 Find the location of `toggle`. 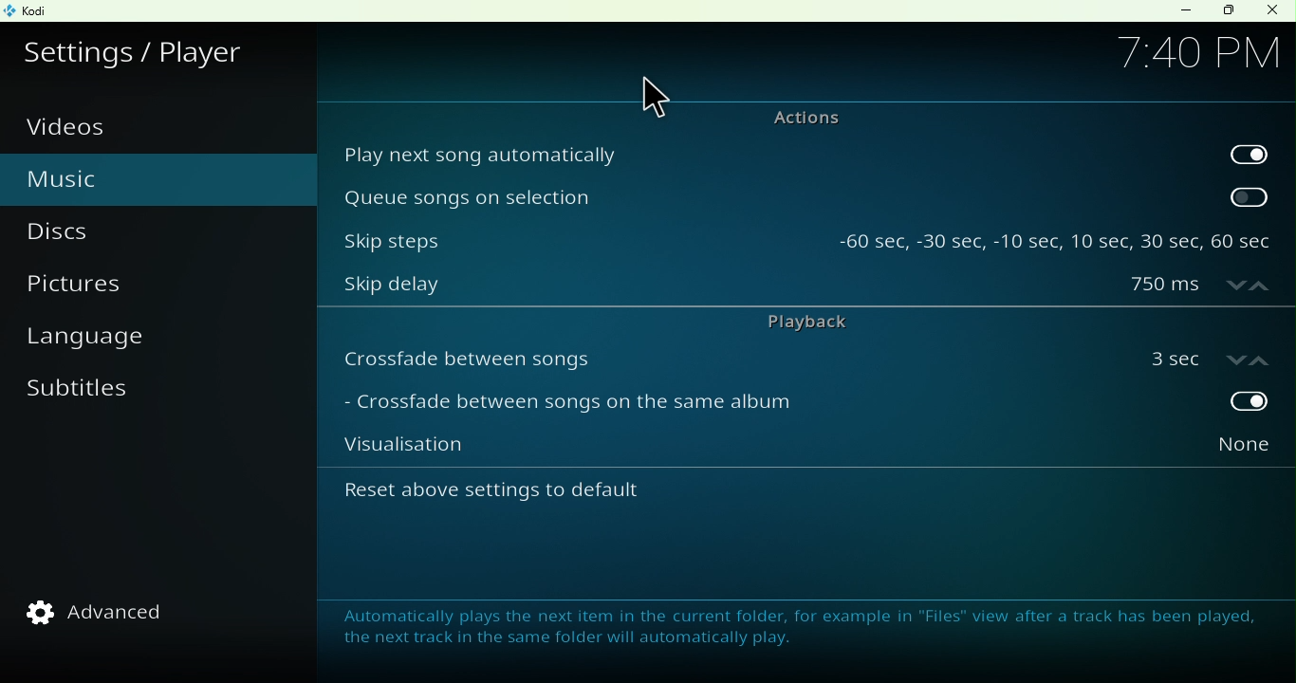

toggle is located at coordinates (1204, 403).